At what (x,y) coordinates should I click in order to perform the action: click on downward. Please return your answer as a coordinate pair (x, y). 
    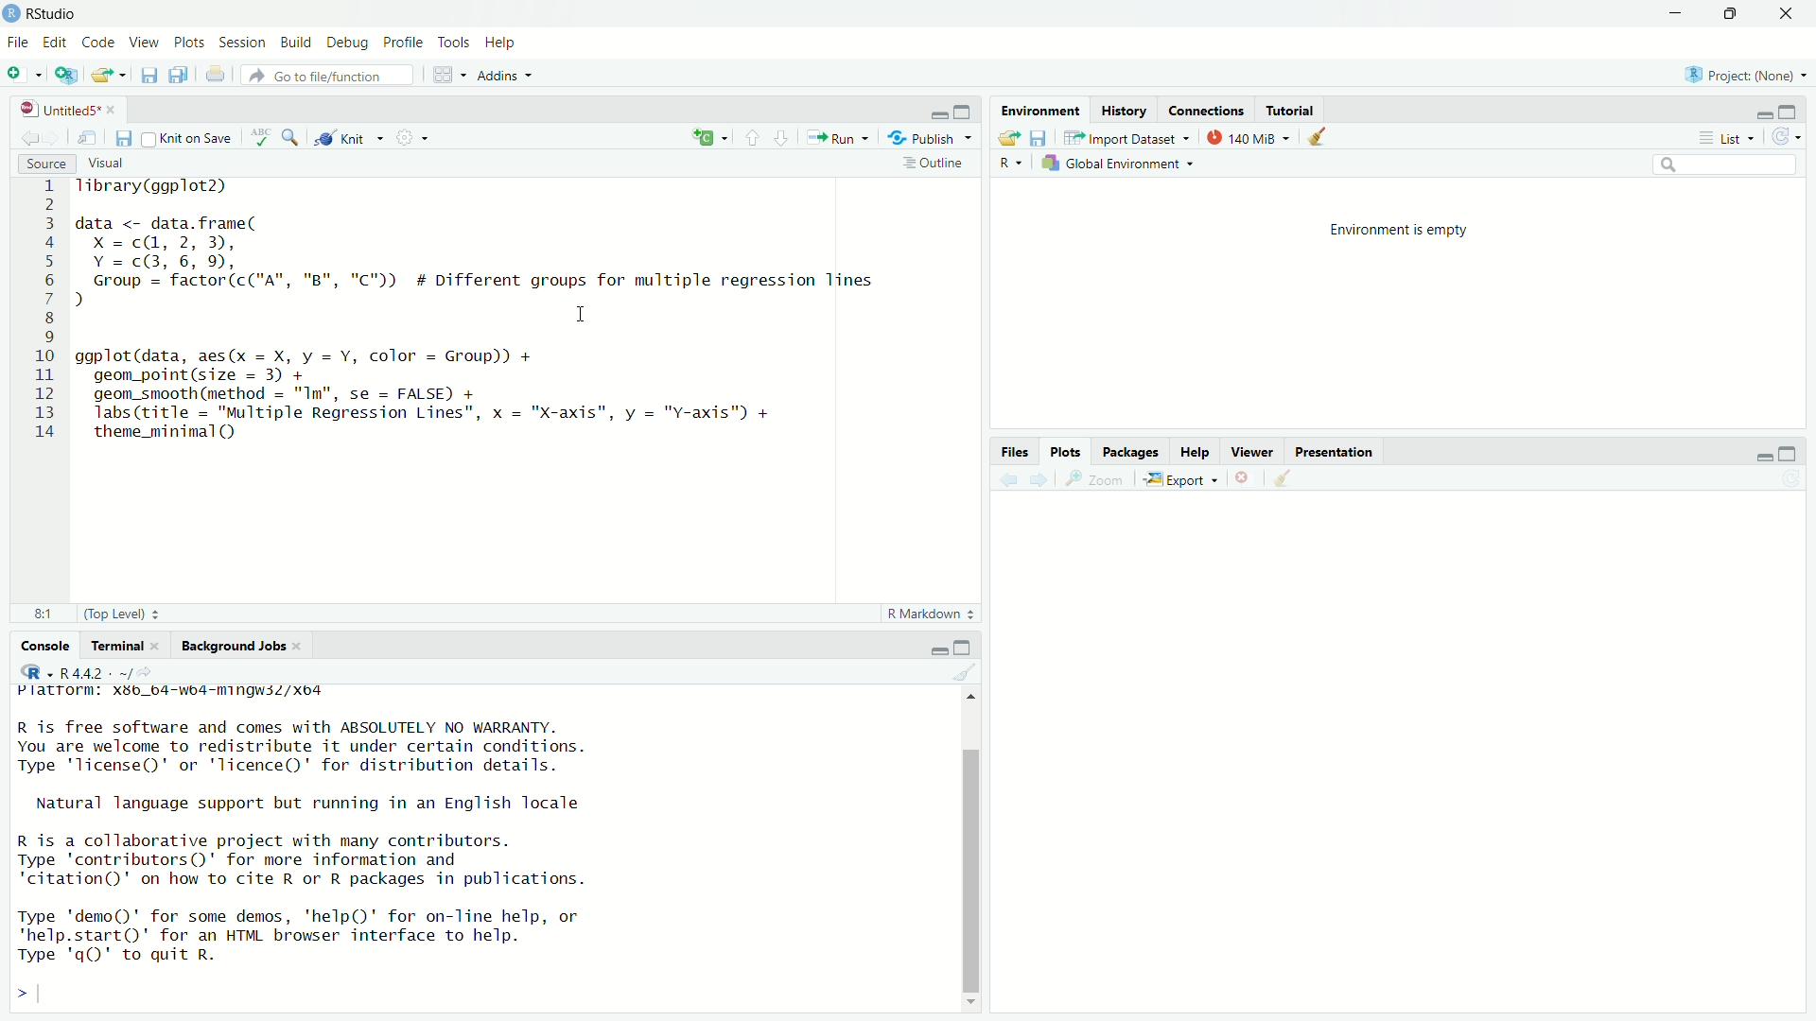
    Looking at the image, I should click on (786, 141).